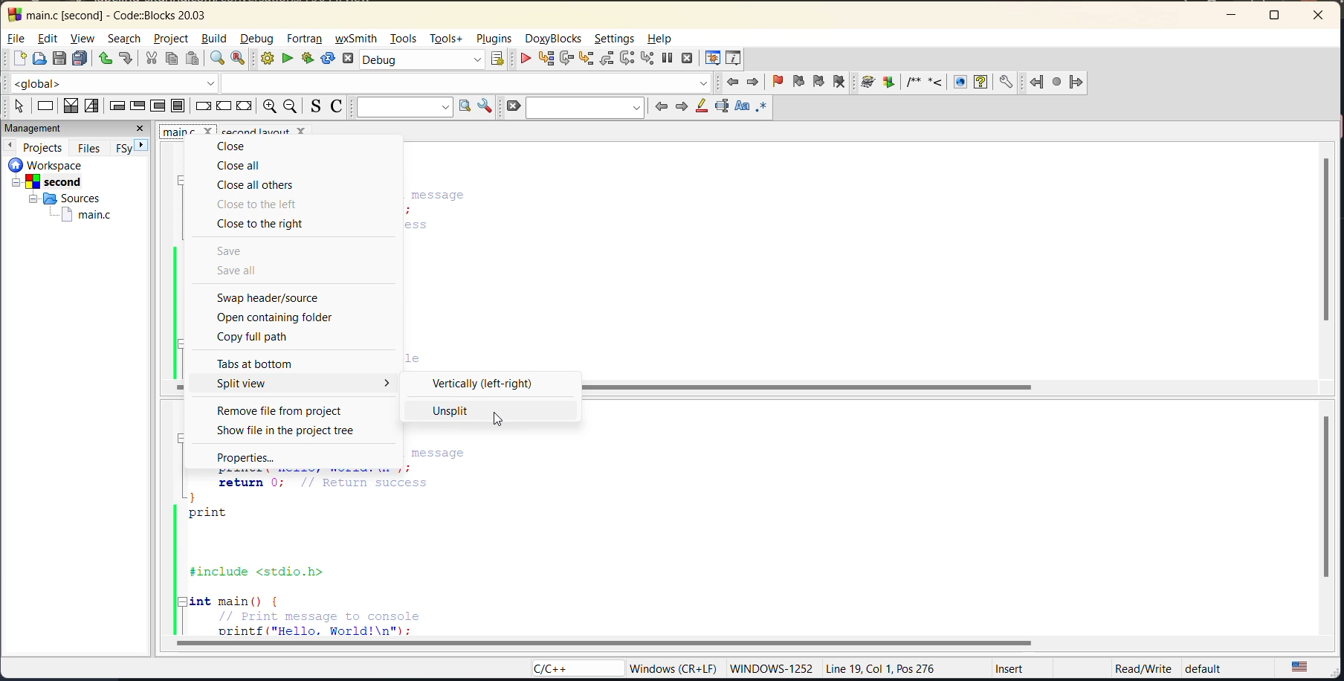 The width and height of the screenshot is (1344, 681). I want to click on default, so click(1205, 666).